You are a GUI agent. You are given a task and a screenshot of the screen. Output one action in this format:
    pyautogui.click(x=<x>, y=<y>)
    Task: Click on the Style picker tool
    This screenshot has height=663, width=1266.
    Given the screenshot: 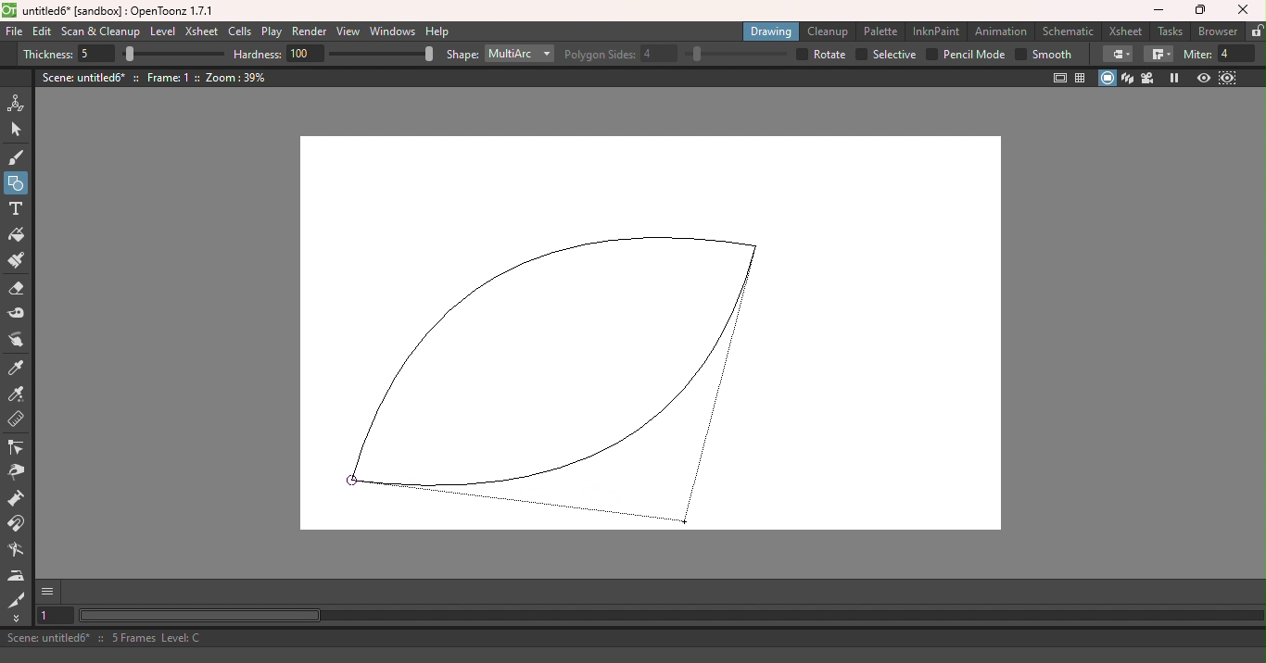 What is the action you would take?
    pyautogui.click(x=19, y=369)
    